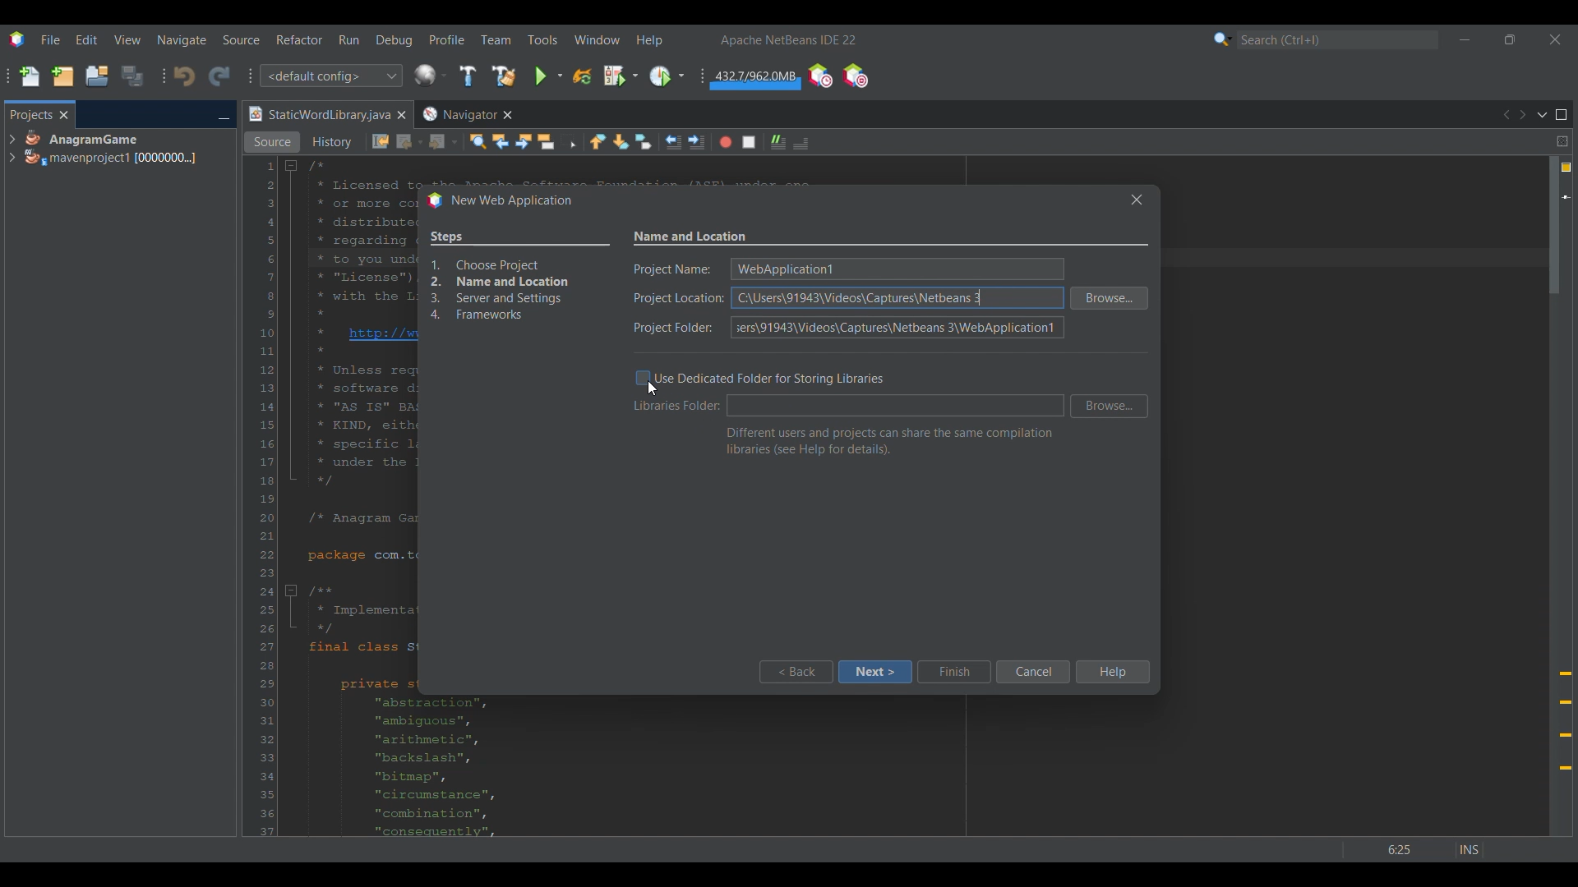 The height and width of the screenshot is (887, 1578). Describe the element at coordinates (1555, 39) in the screenshot. I see `Close interface` at that location.